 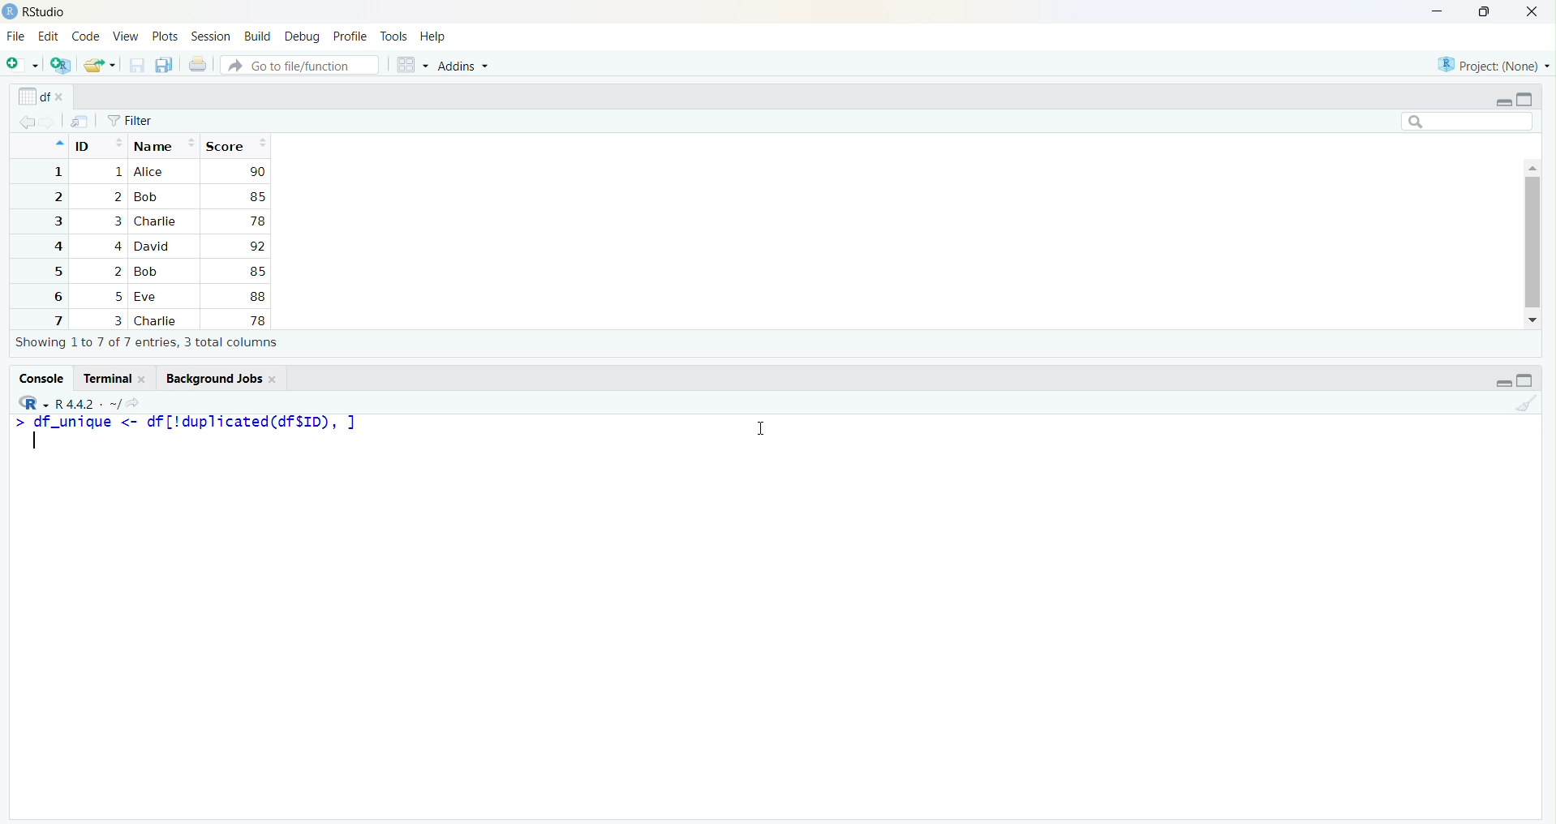 What do you see at coordinates (149, 298) in the screenshot?
I see `Eve` at bounding box center [149, 298].